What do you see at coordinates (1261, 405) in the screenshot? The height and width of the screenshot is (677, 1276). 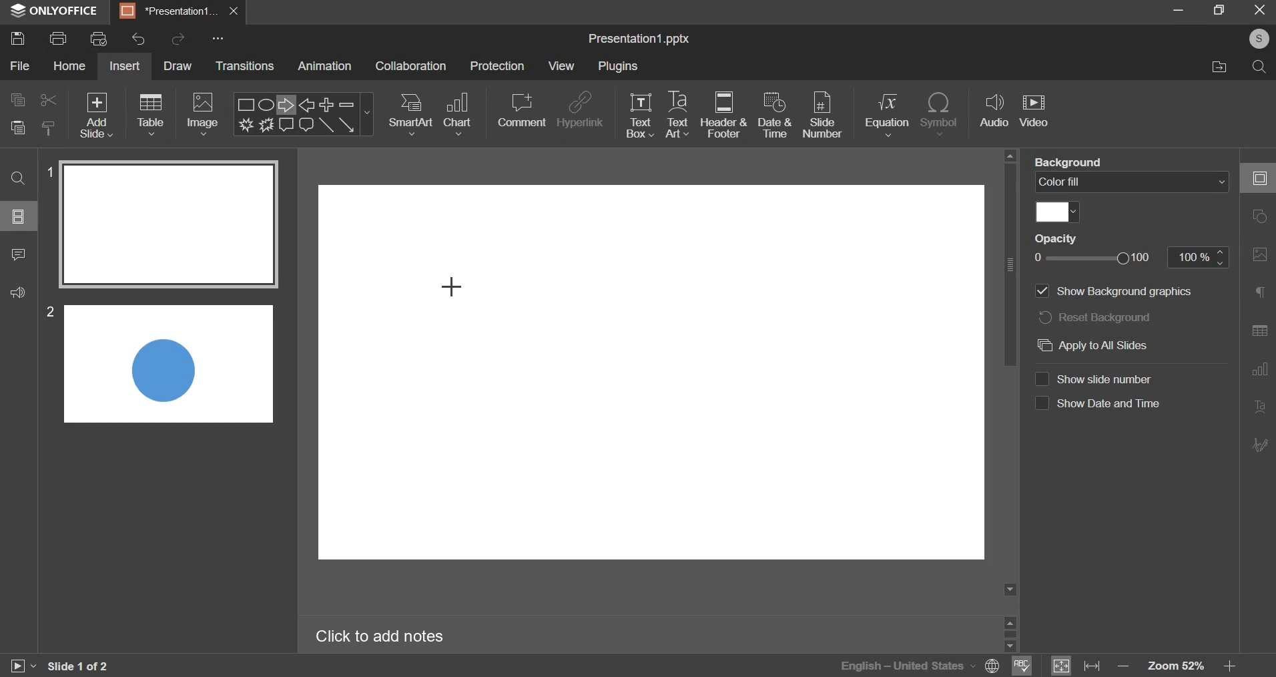 I see `Text Art settings` at bounding box center [1261, 405].